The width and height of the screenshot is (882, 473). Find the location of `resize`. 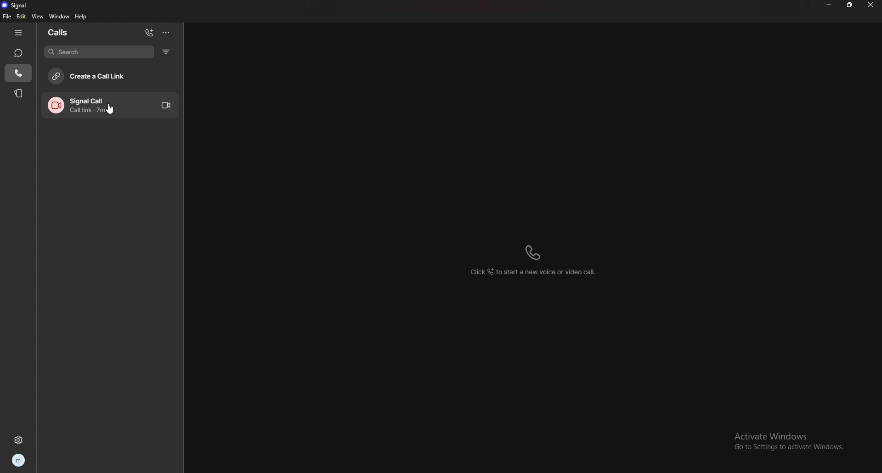

resize is located at coordinates (850, 5).